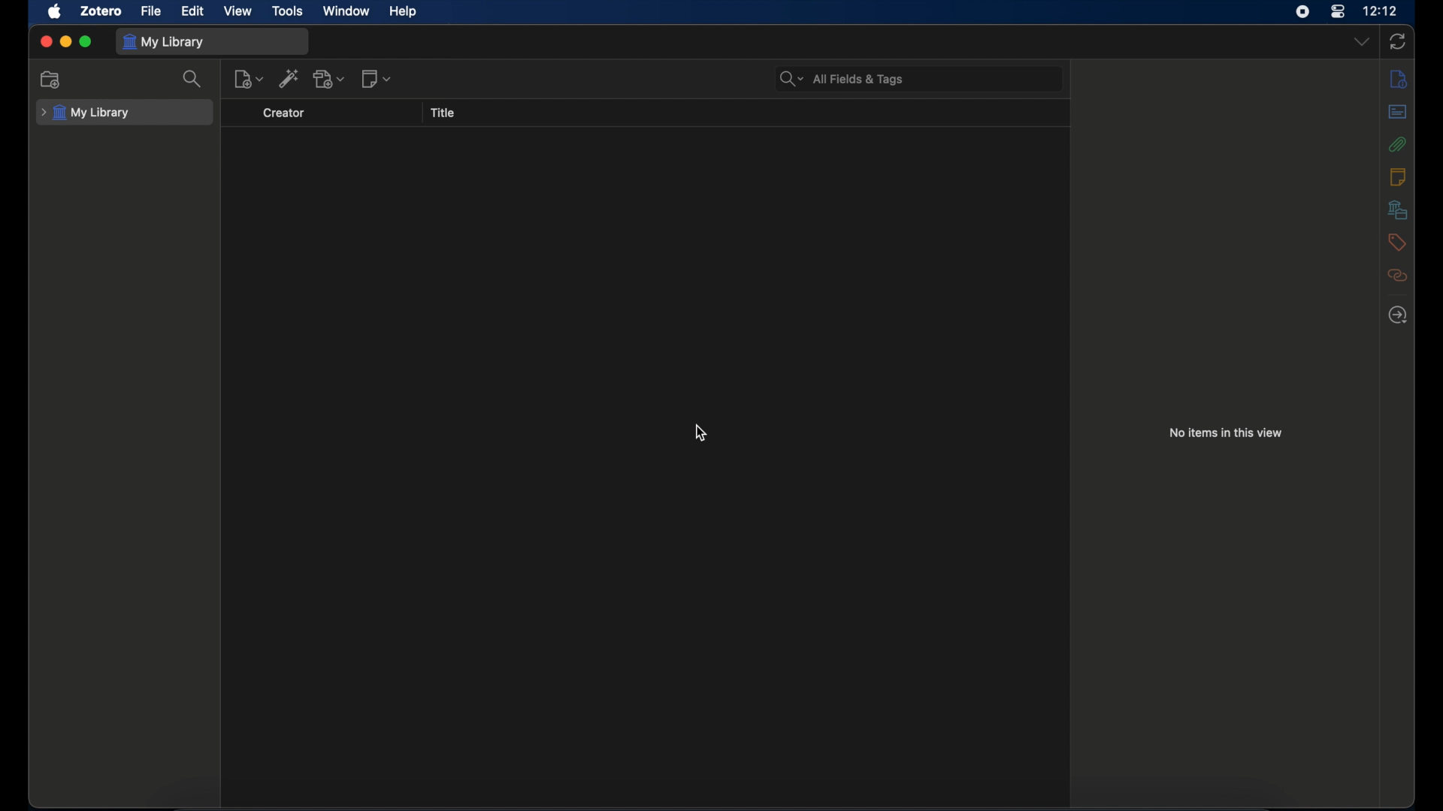 The image size is (1443, 811). I want to click on locate, so click(1399, 315).